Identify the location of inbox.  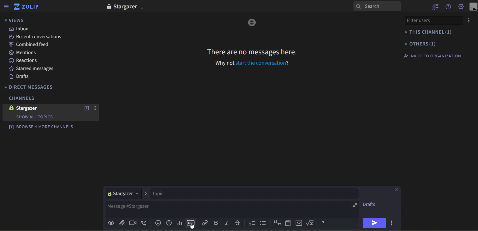
(19, 29).